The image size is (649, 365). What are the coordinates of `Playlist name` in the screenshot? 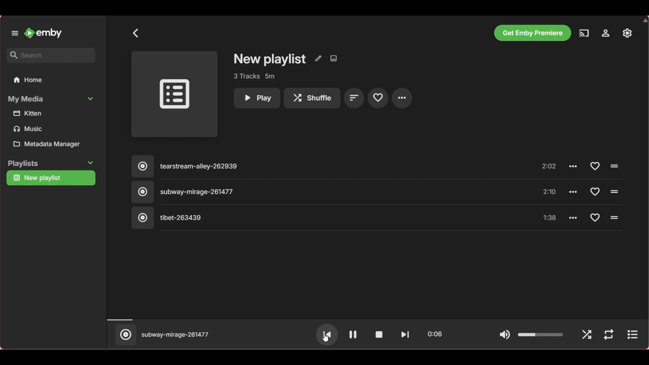 It's located at (270, 59).